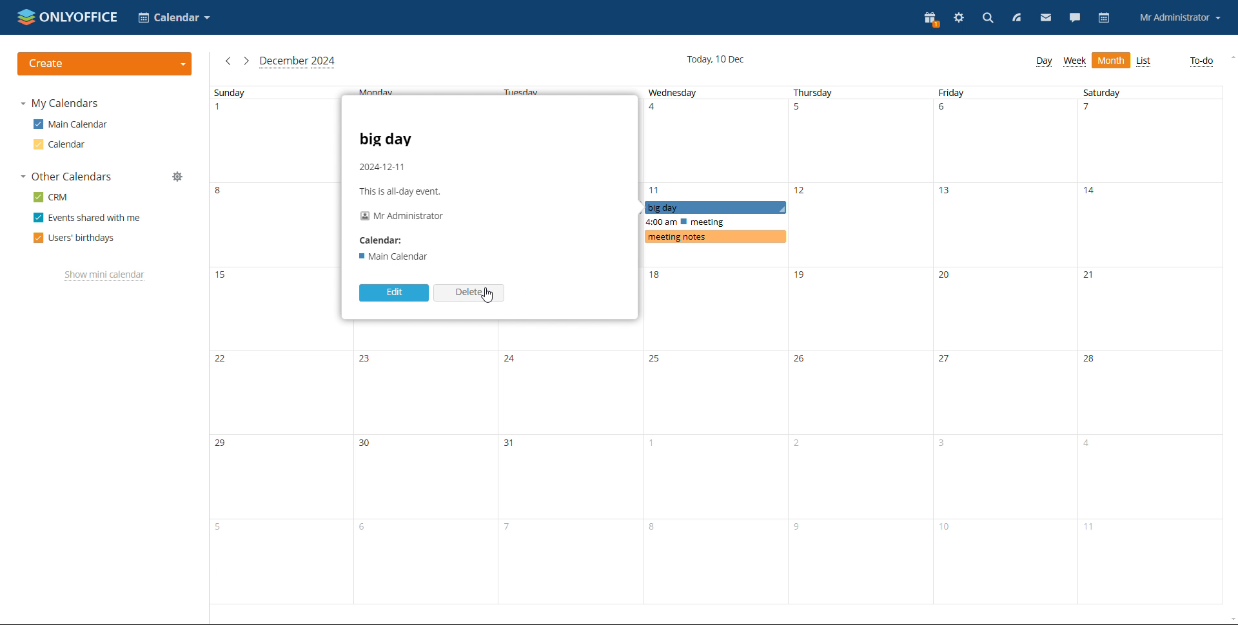  Describe the element at coordinates (569, 476) in the screenshot. I see `Tuesday` at that location.